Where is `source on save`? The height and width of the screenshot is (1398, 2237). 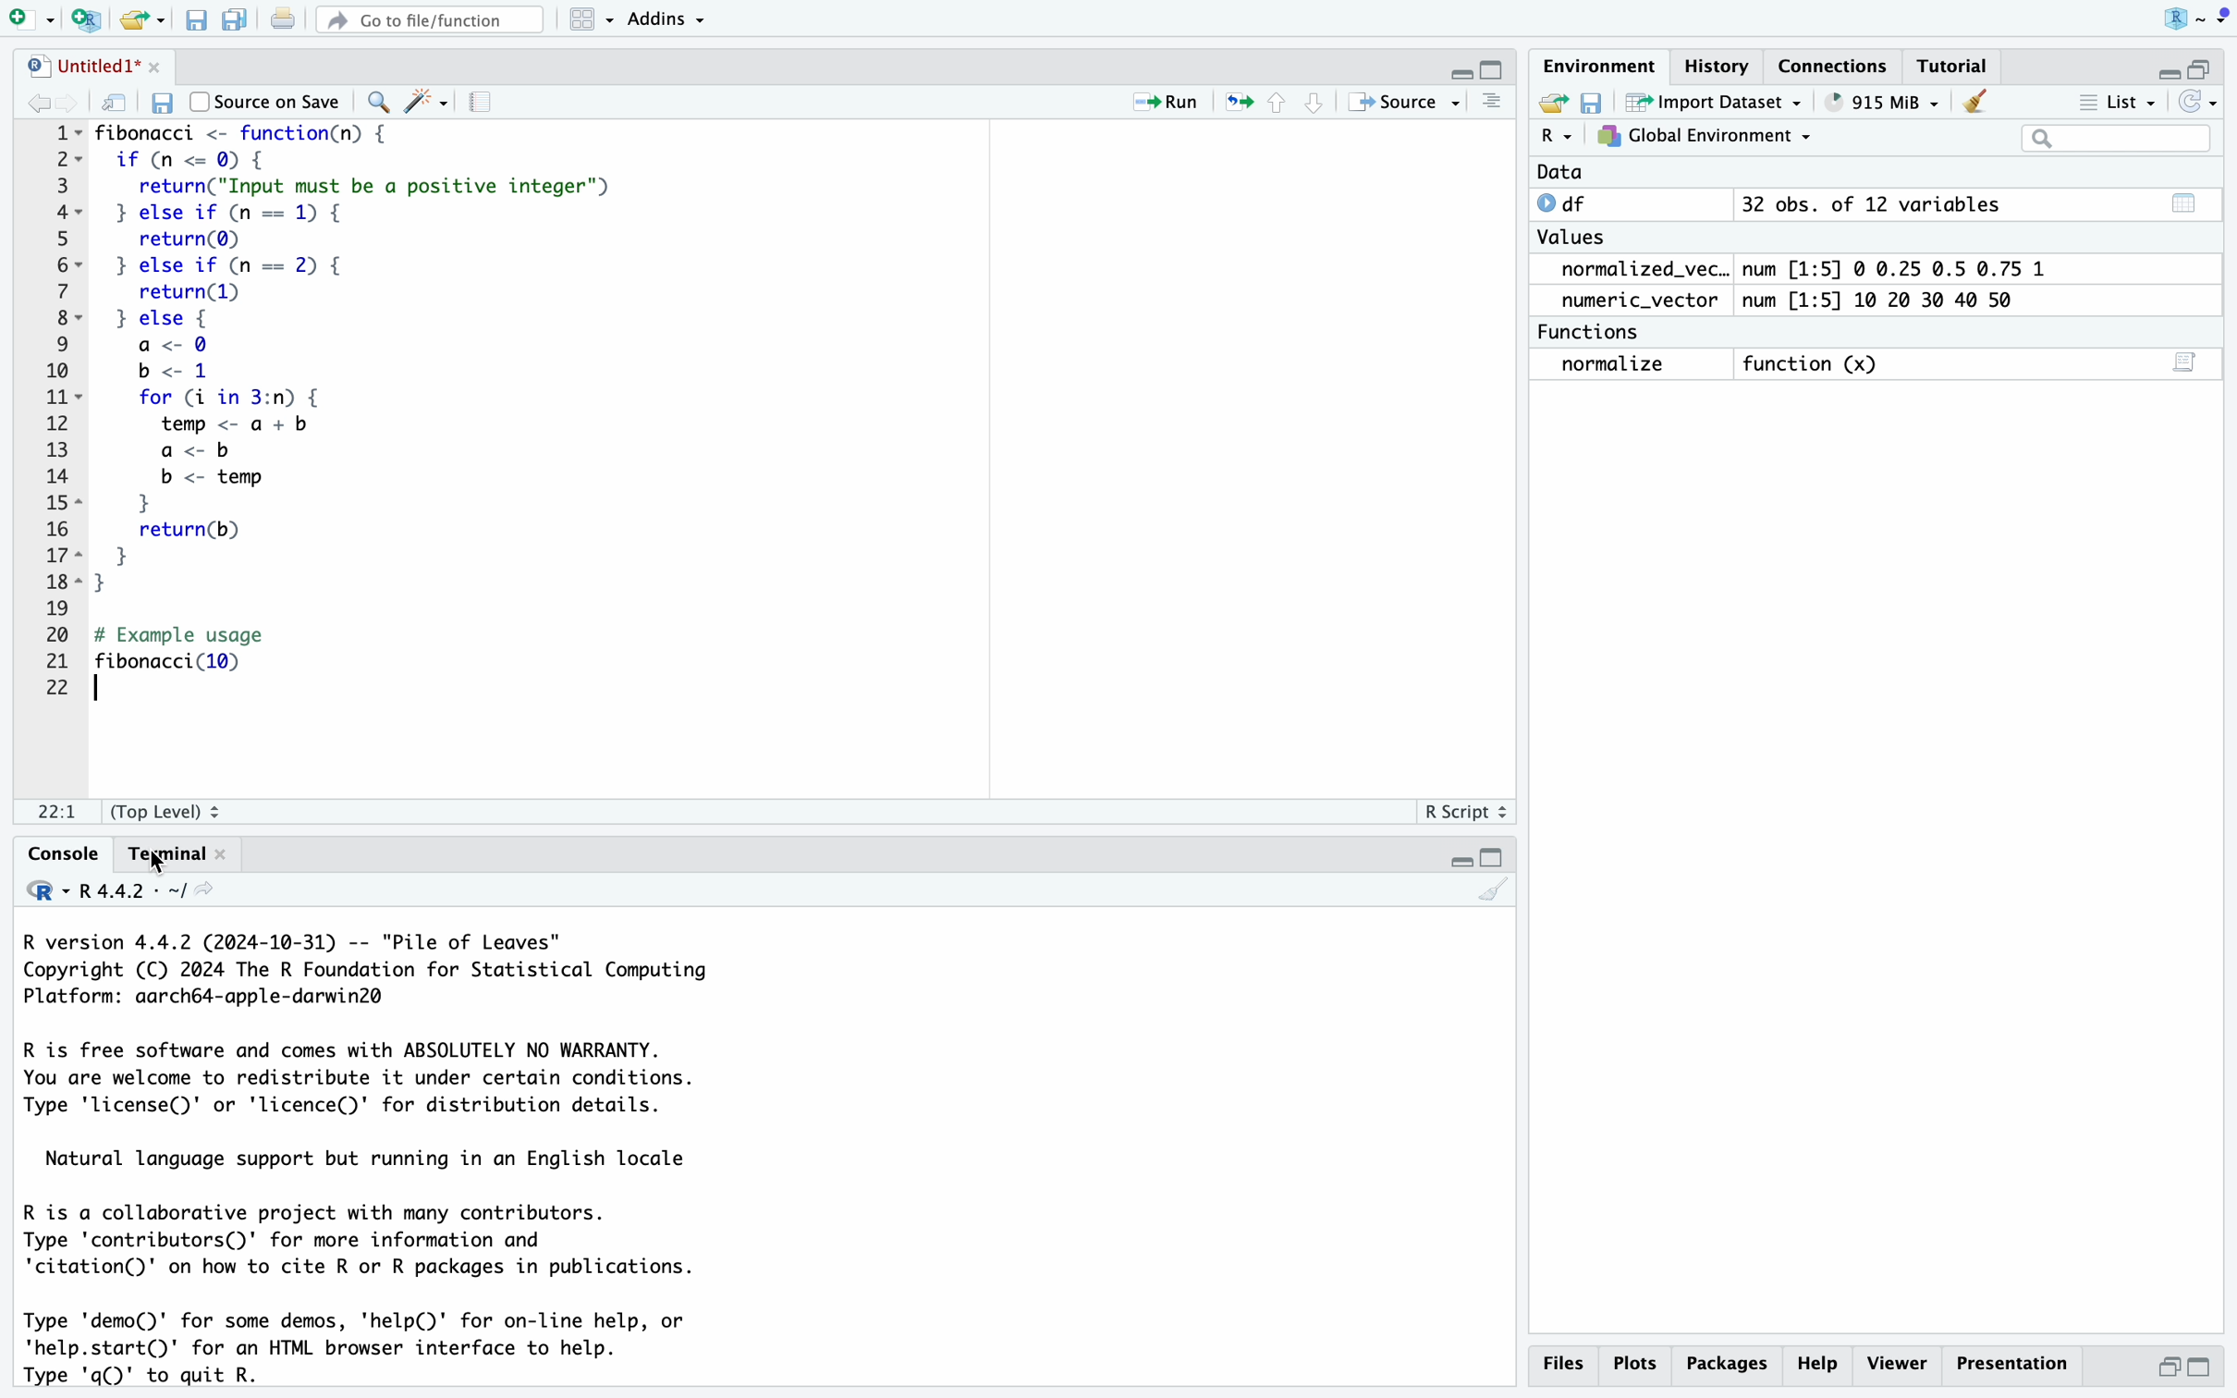
source on save is located at coordinates (264, 102).